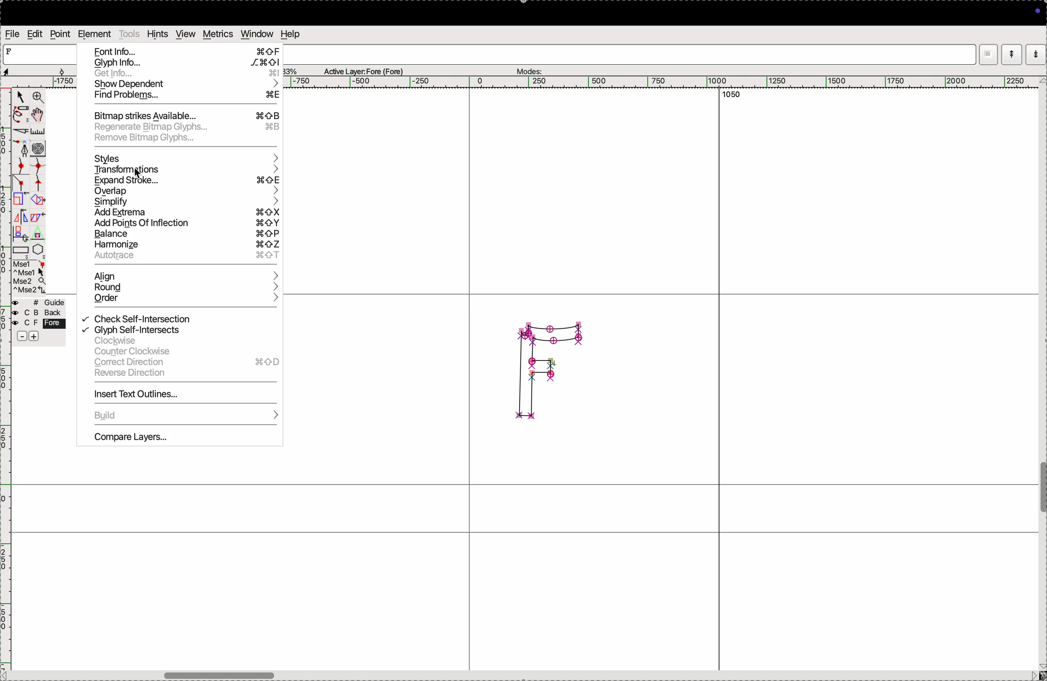 The width and height of the screenshot is (1047, 681). What do you see at coordinates (185, 127) in the screenshot?
I see `regenrate bit map glyph` at bounding box center [185, 127].